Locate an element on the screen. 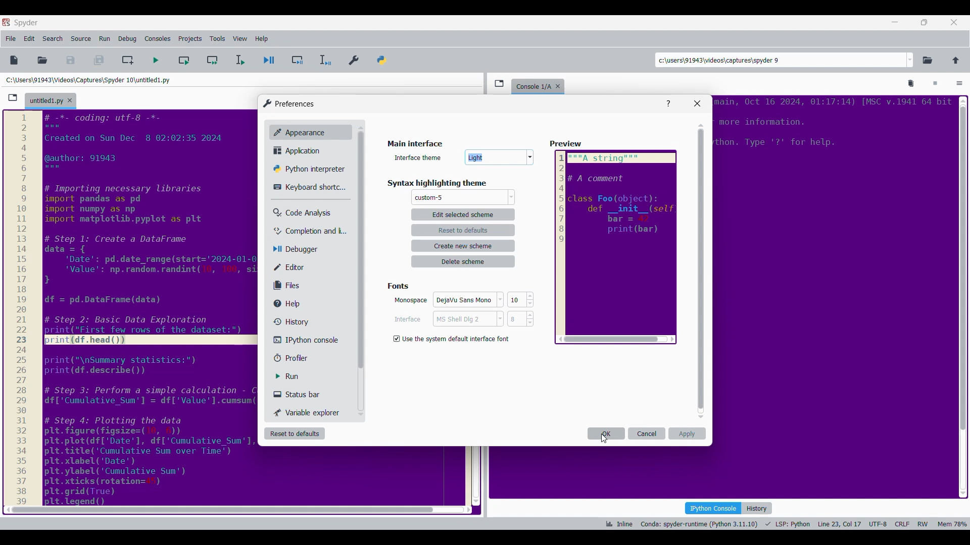 The height and width of the screenshot is (545, 970). Run file is located at coordinates (156, 60).